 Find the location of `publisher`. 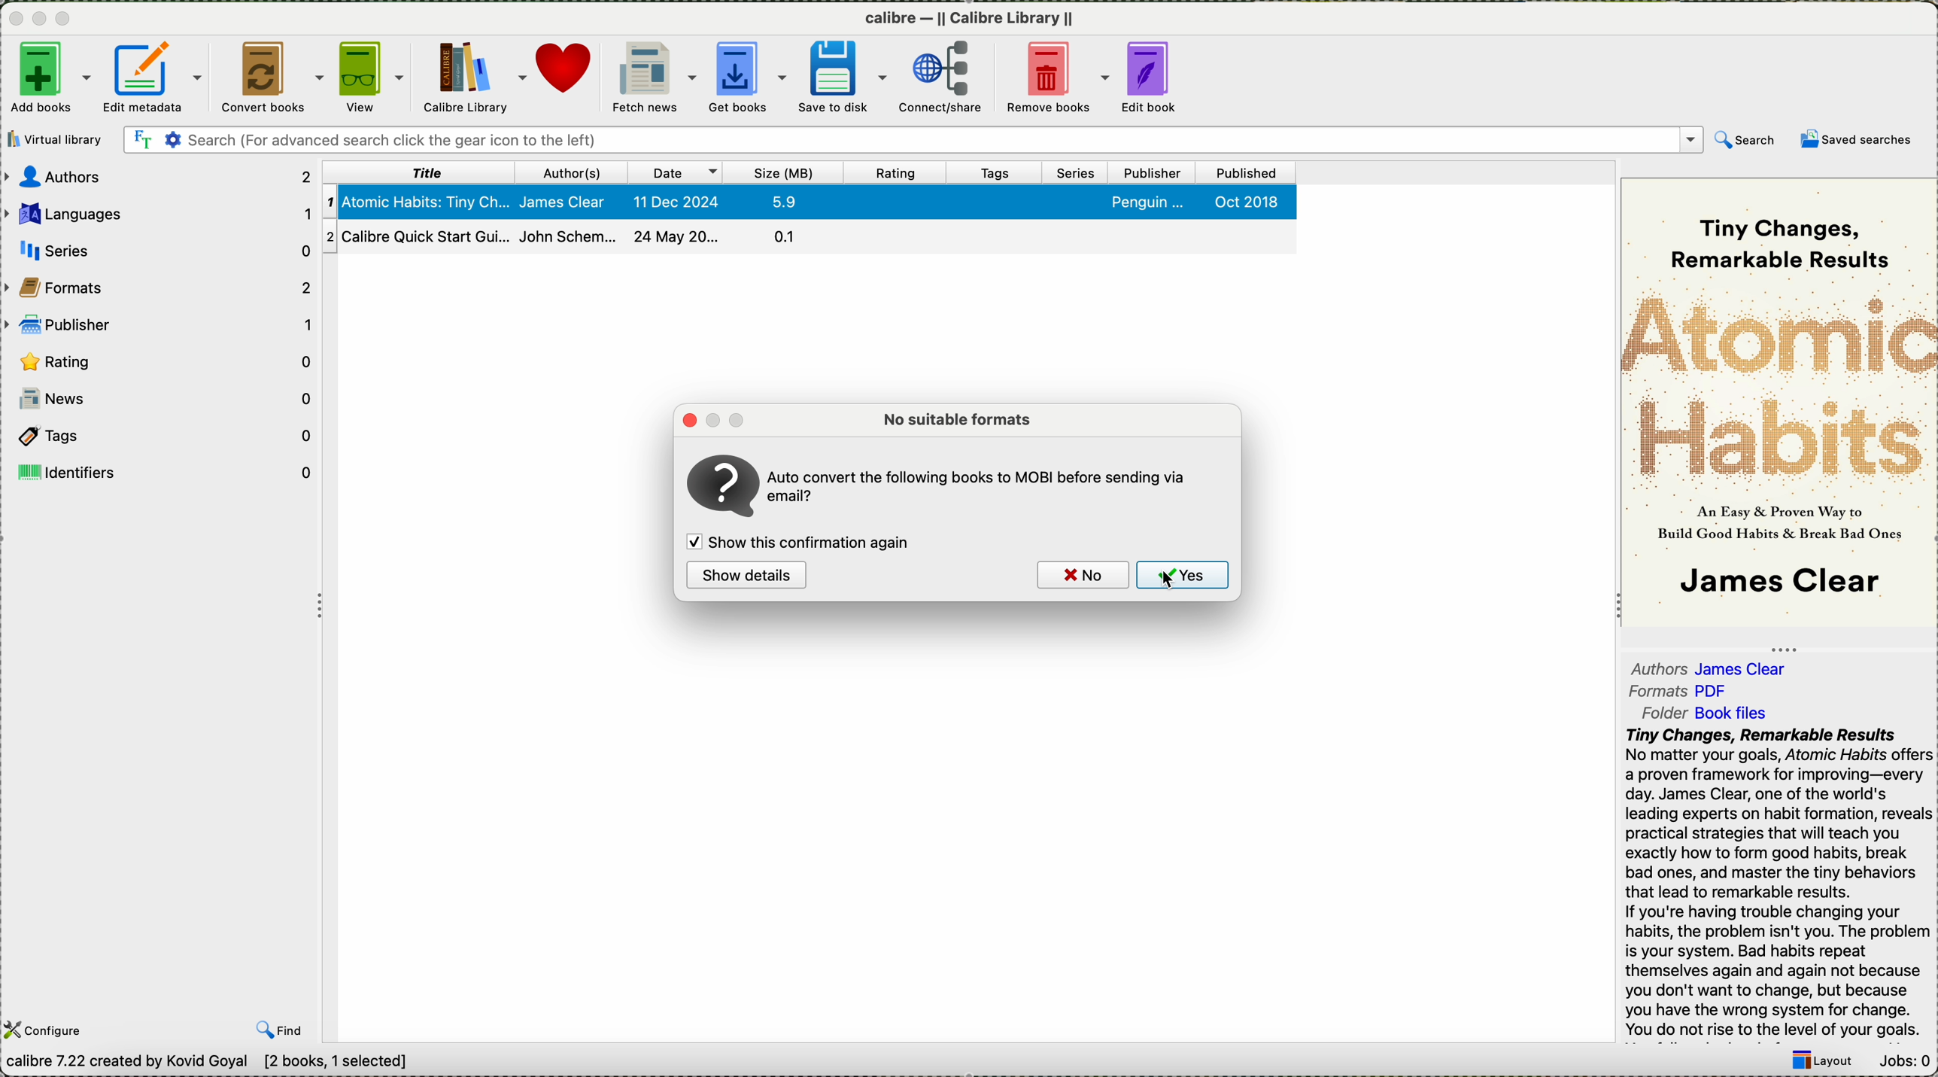

publisher is located at coordinates (161, 323).